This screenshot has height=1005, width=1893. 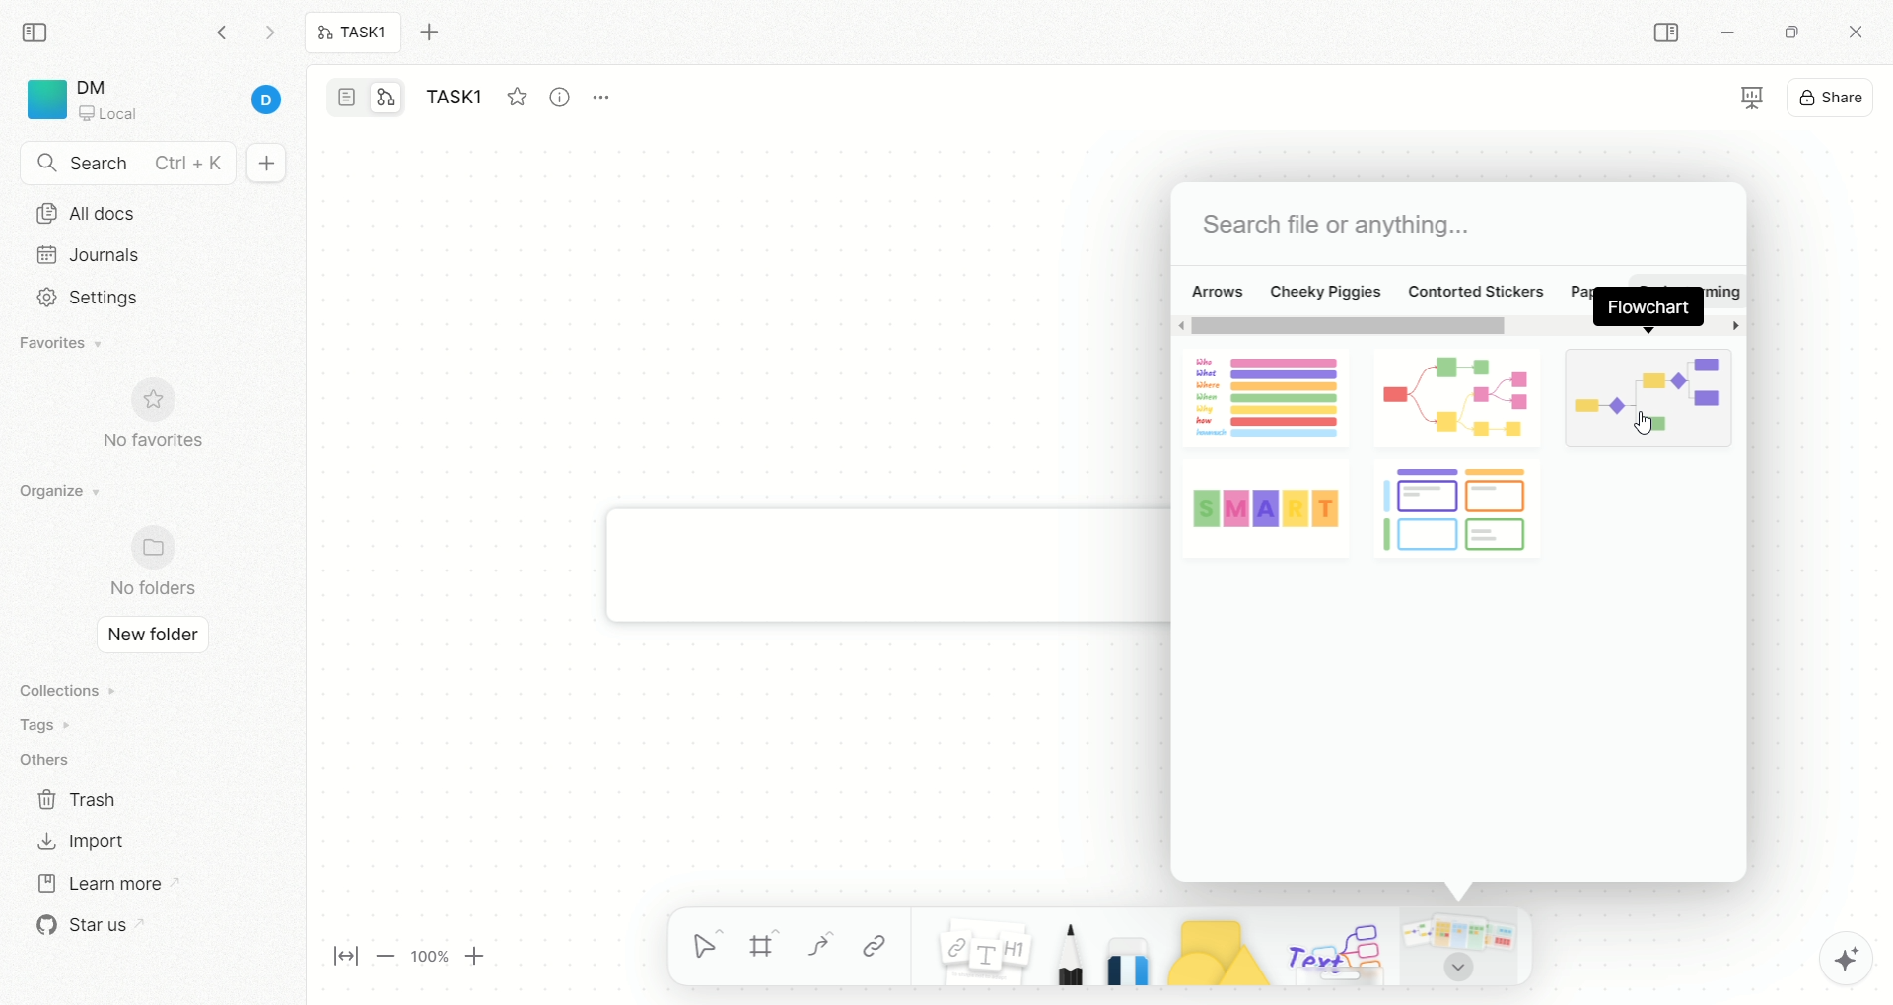 What do you see at coordinates (1859, 34) in the screenshot?
I see `close` at bounding box center [1859, 34].